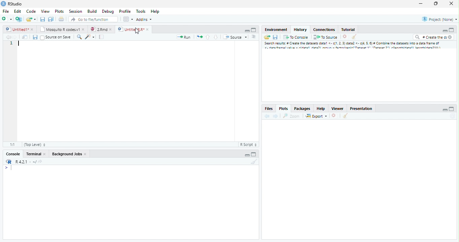 The width and height of the screenshot is (459, 242). I want to click on Delete , so click(334, 115).